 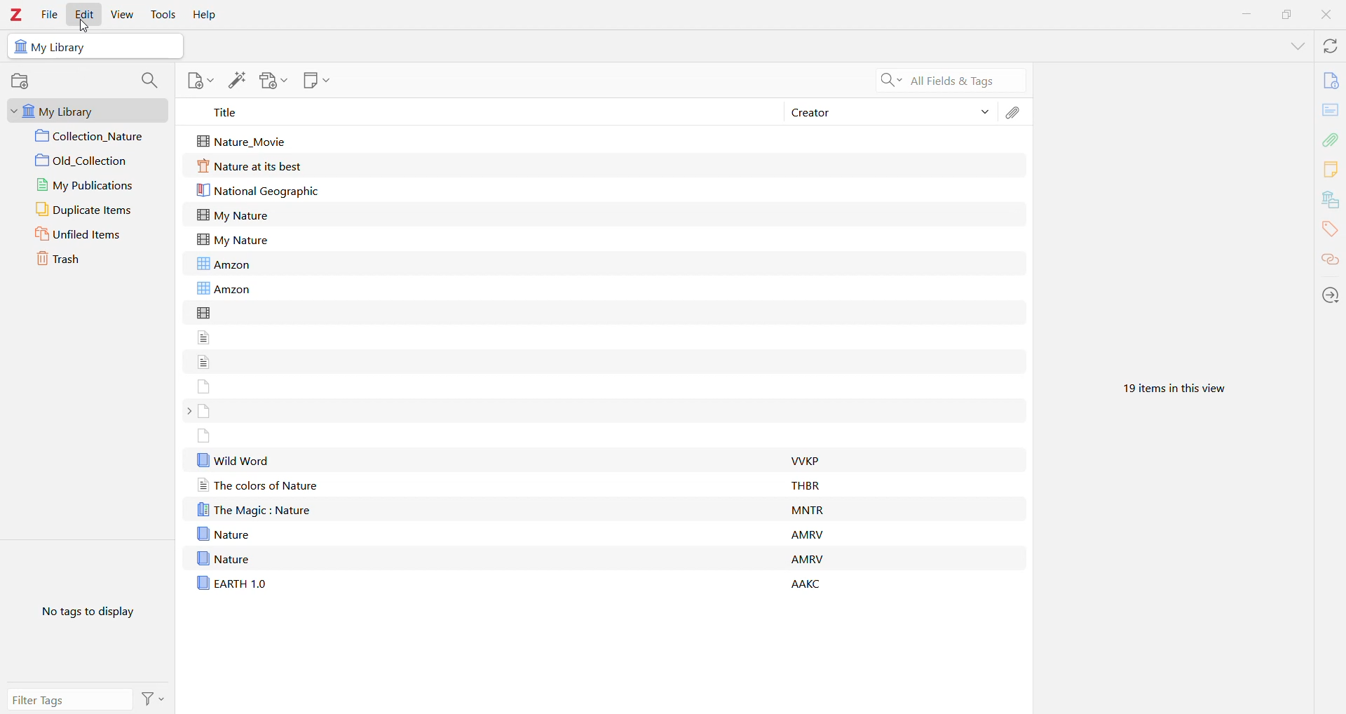 I want to click on New Note, so click(x=316, y=81).